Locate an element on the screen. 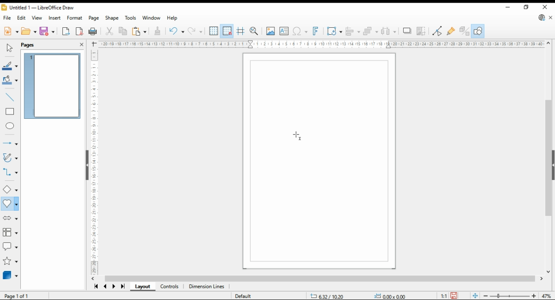  helplines while moving is located at coordinates (241, 31).